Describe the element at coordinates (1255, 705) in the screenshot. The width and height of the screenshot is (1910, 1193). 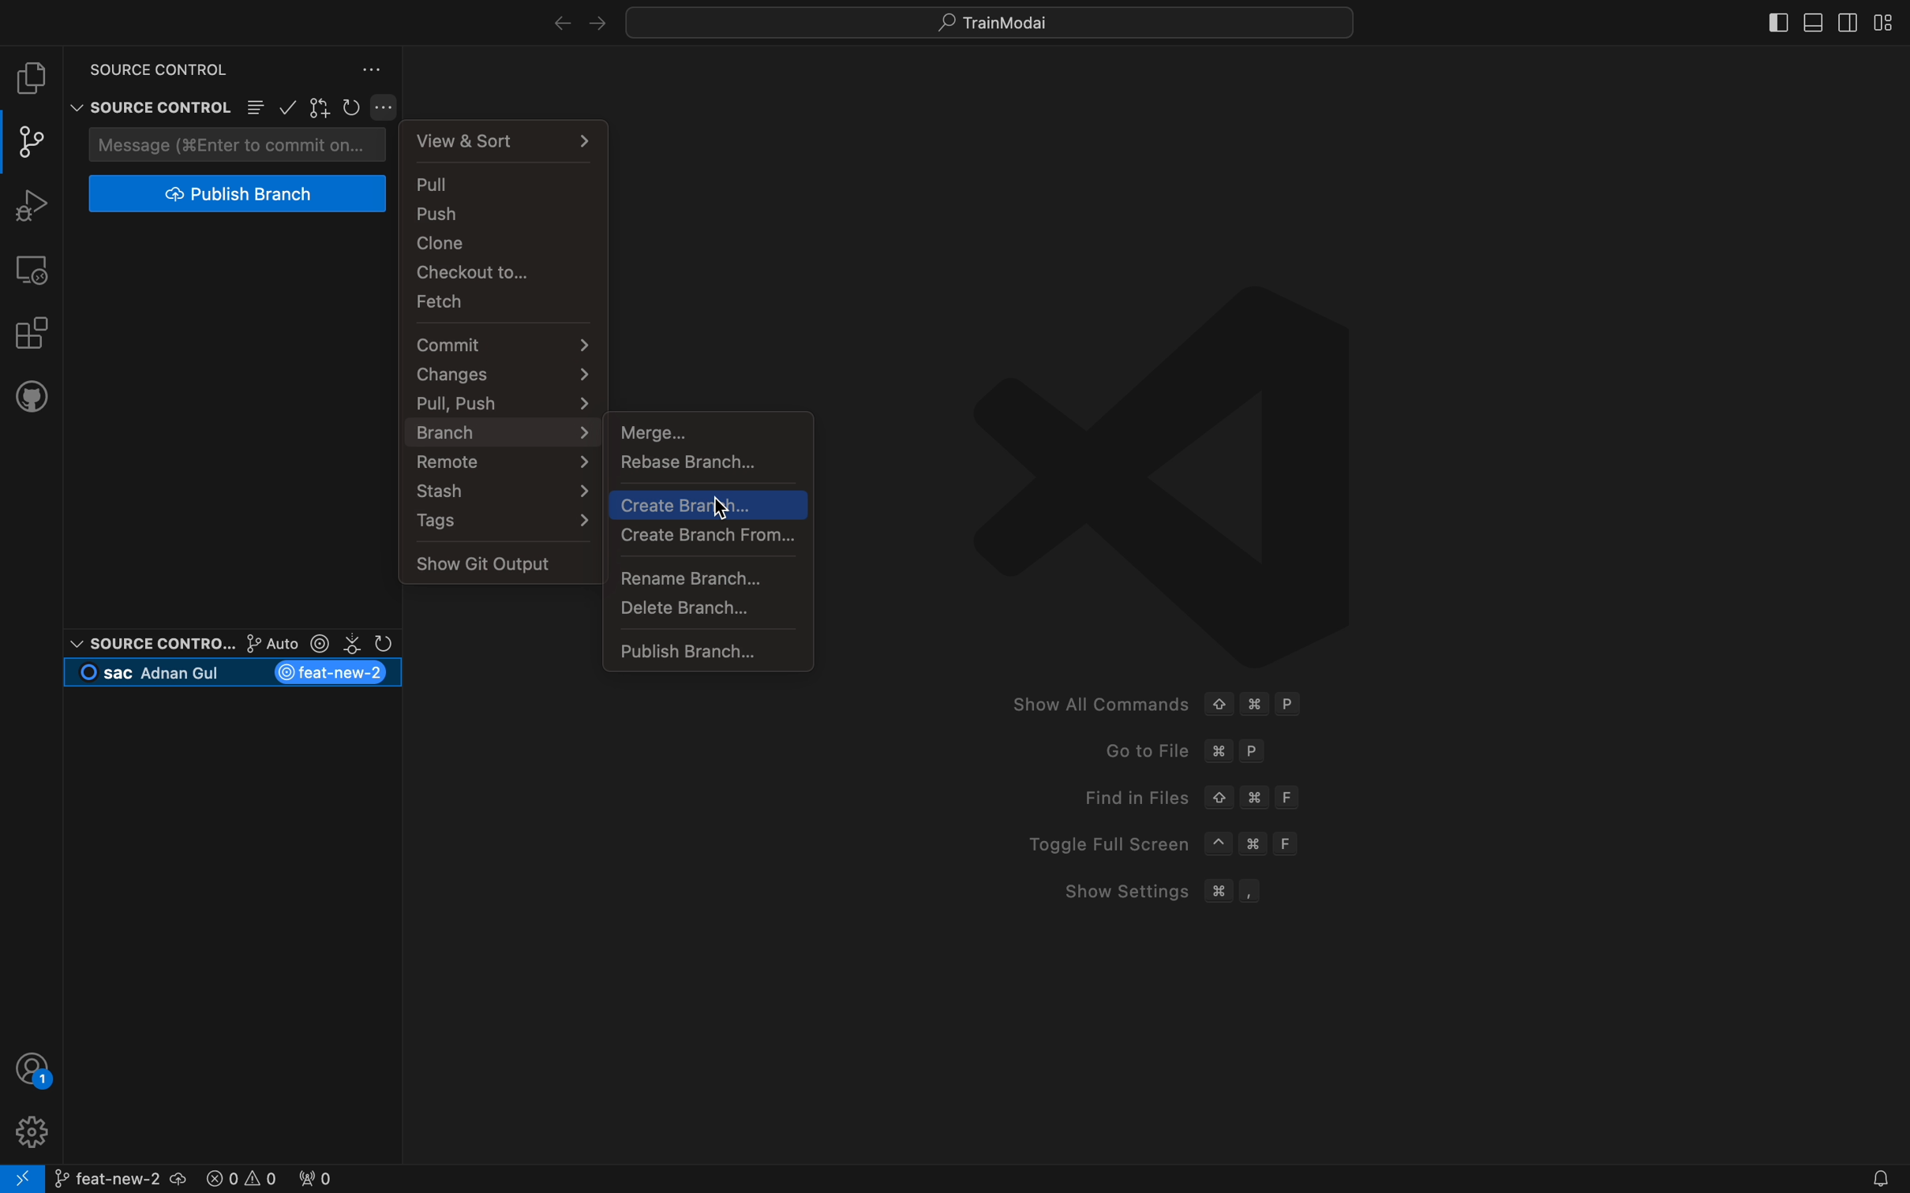
I see `Command` at that location.